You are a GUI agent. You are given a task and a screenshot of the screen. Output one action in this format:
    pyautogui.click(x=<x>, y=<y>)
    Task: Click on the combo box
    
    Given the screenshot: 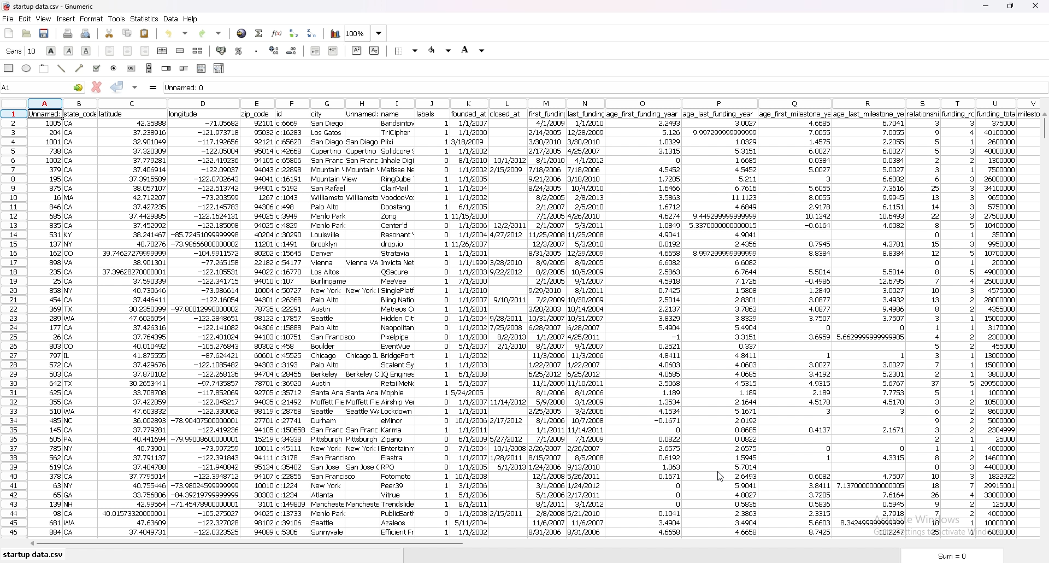 What is the action you would take?
    pyautogui.click(x=220, y=68)
    